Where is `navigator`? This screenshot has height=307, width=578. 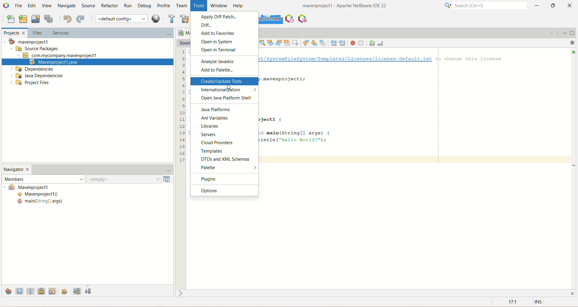 navigator is located at coordinates (17, 170).